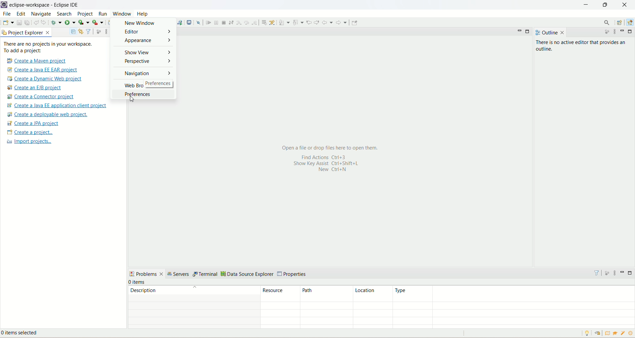  What do you see at coordinates (24, 334) in the screenshot?
I see `0 items selected` at bounding box center [24, 334].